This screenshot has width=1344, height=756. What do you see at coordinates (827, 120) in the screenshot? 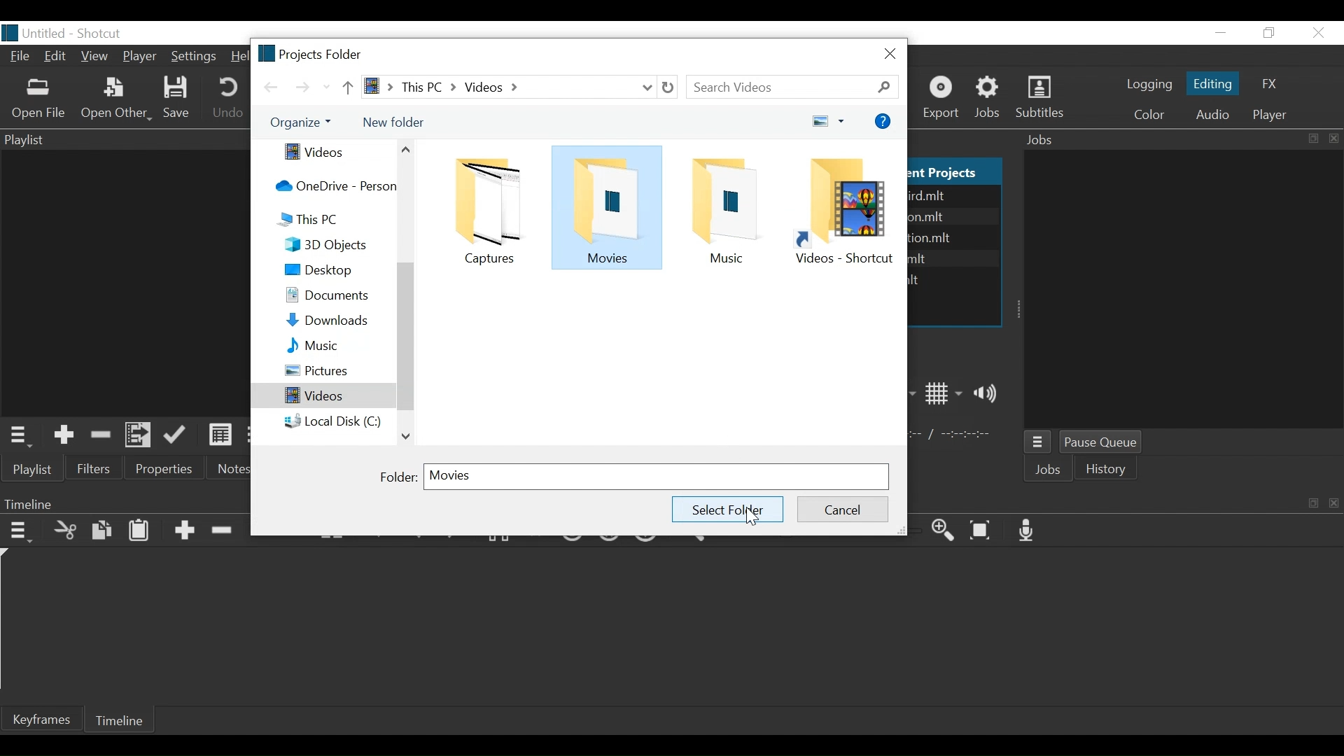
I see `view` at bounding box center [827, 120].